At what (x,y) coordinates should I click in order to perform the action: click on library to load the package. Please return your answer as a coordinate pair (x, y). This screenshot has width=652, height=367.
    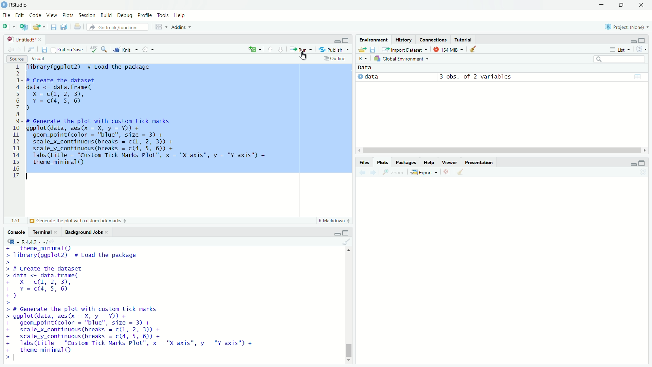
    Looking at the image, I should click on (91, 252).